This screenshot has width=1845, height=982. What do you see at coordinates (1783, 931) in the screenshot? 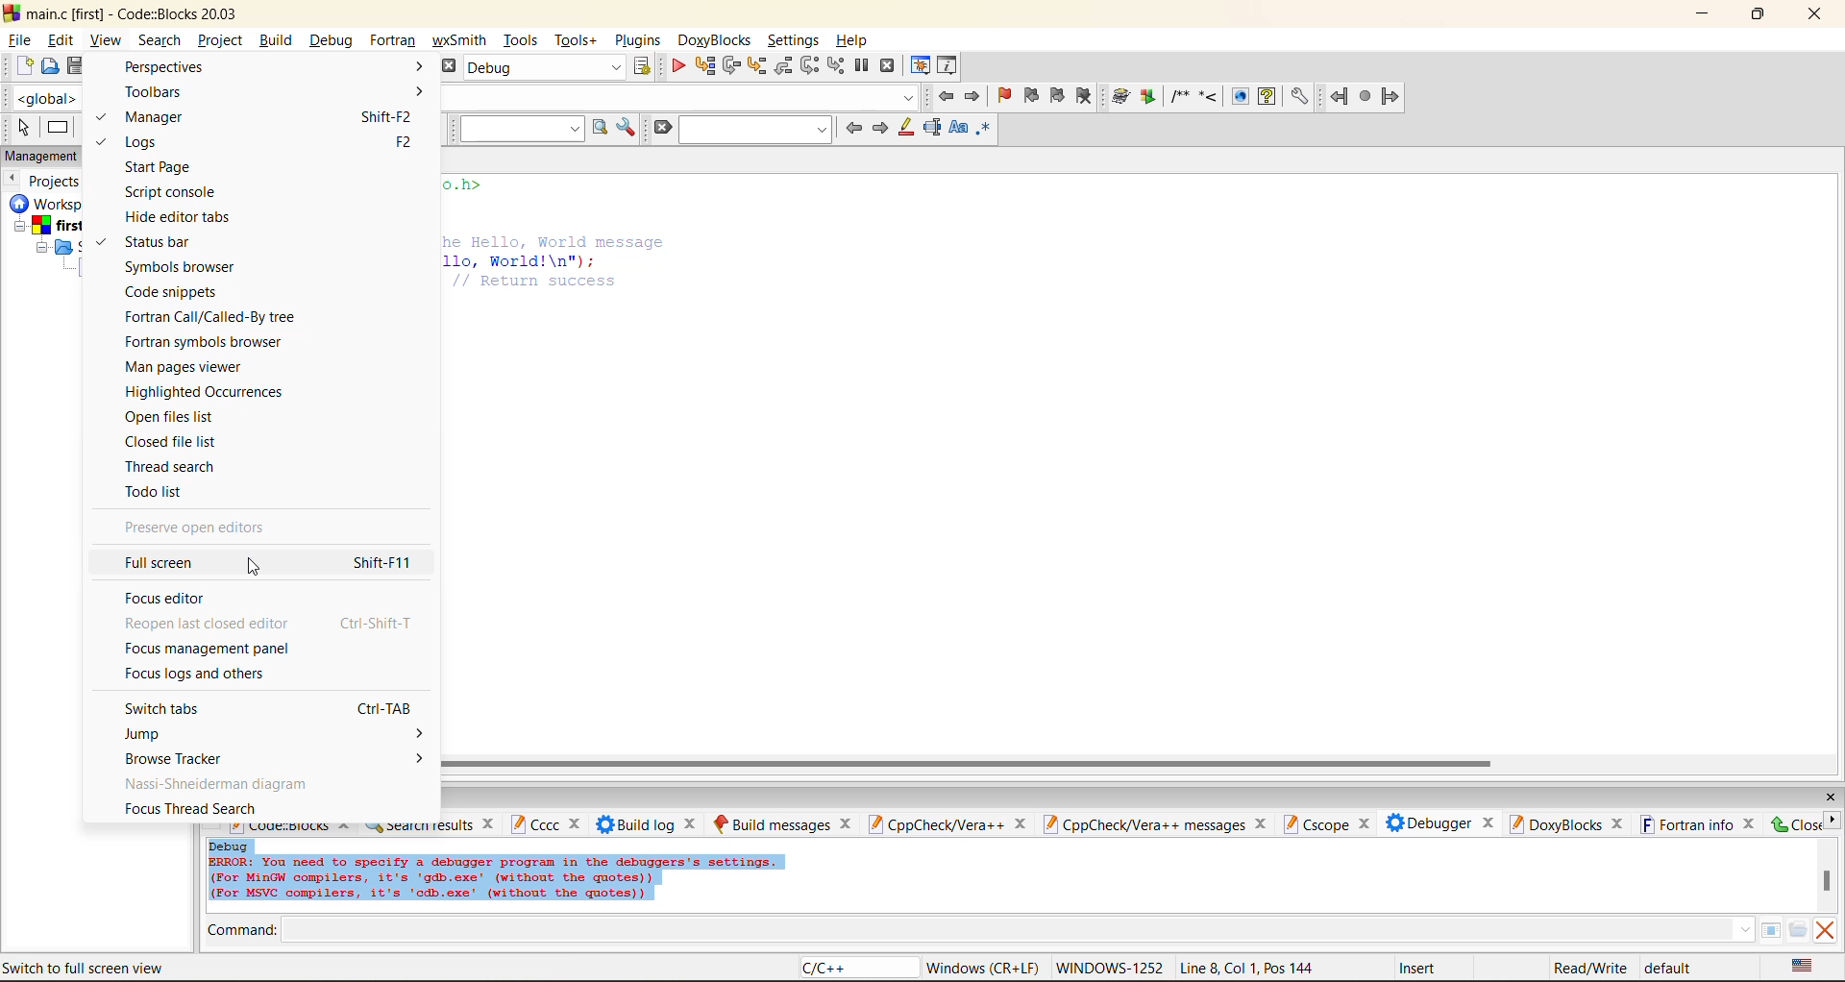
I see `Command tools` at bounding box center [1783, 931].